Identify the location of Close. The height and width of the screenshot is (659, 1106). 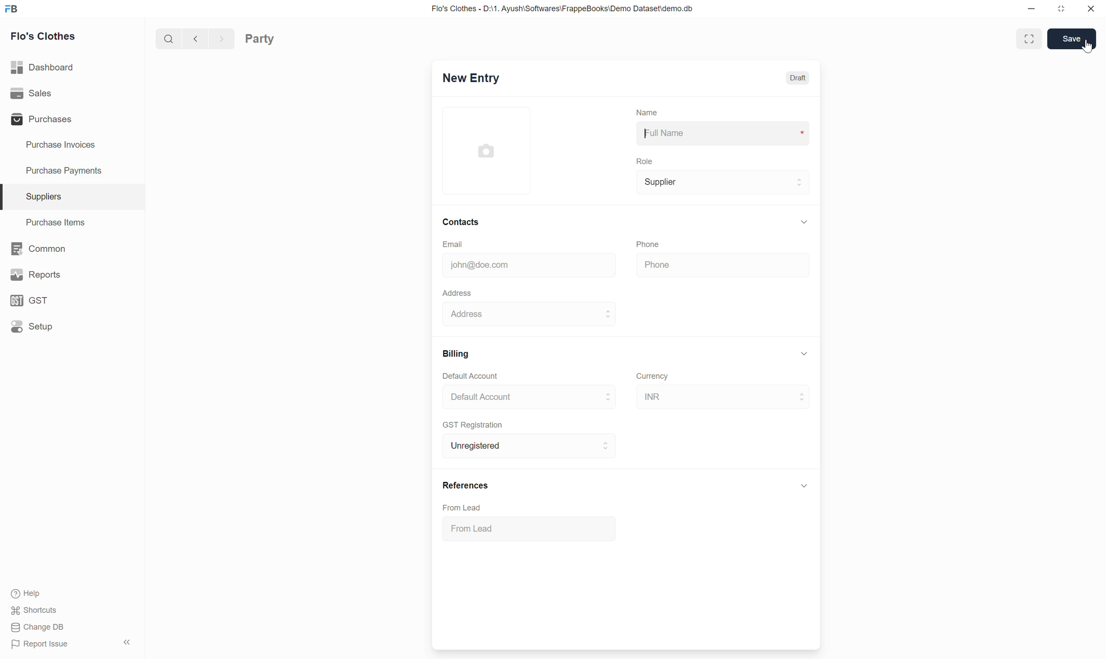
(1091, 8).